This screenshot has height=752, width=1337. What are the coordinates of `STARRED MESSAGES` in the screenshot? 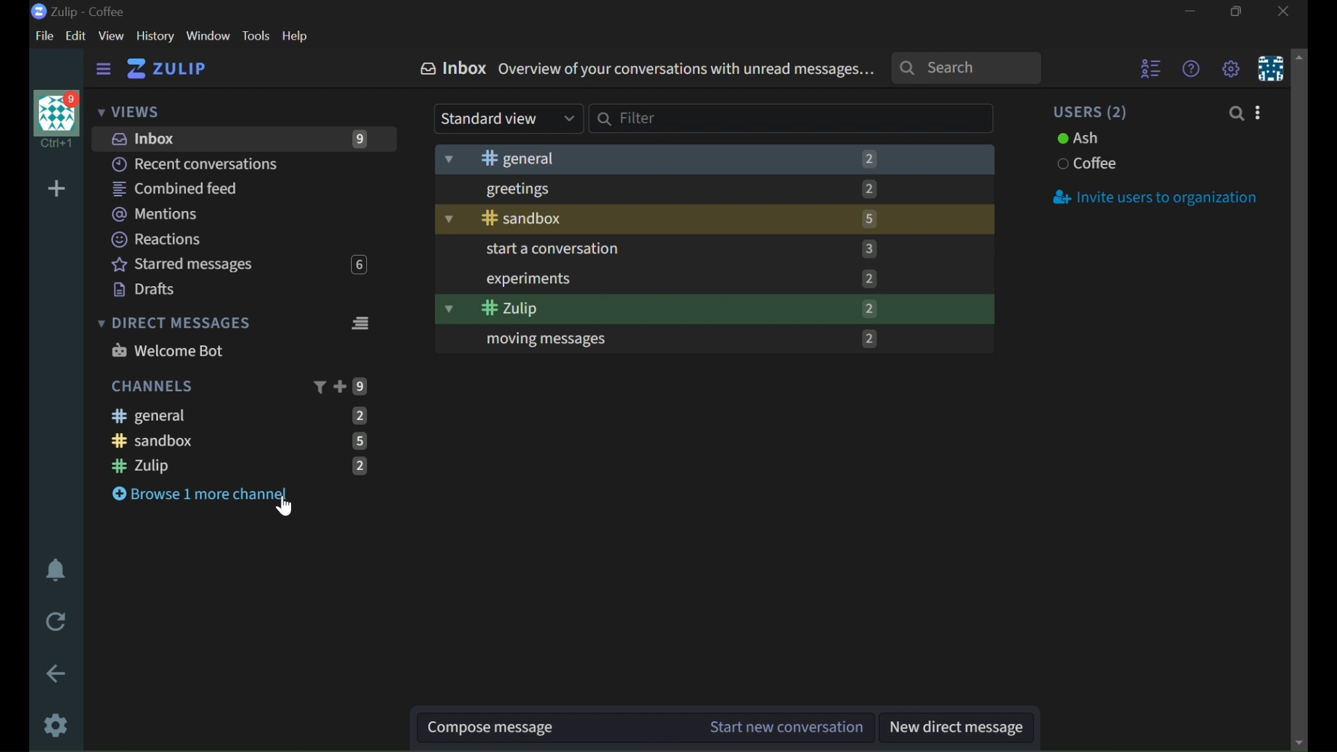 It's located at (237, 262).